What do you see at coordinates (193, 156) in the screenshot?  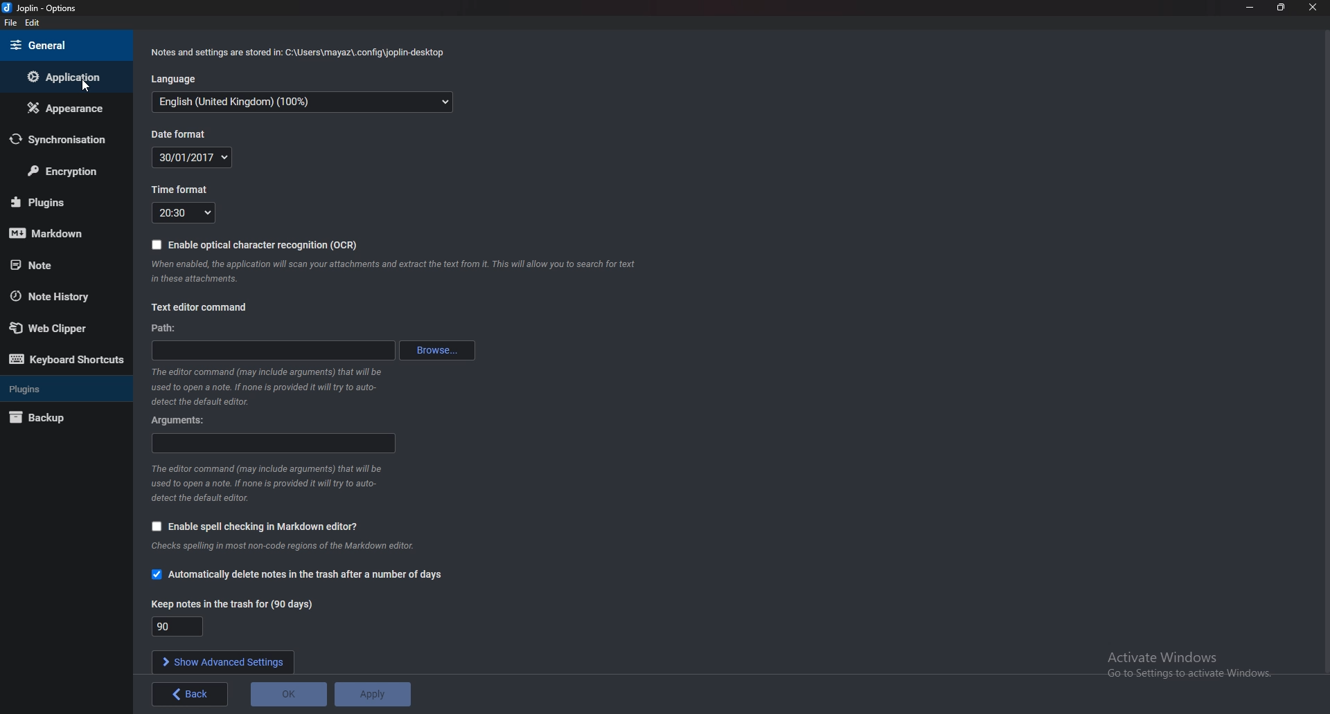 I see `date format` at bounding box center [193, 156].